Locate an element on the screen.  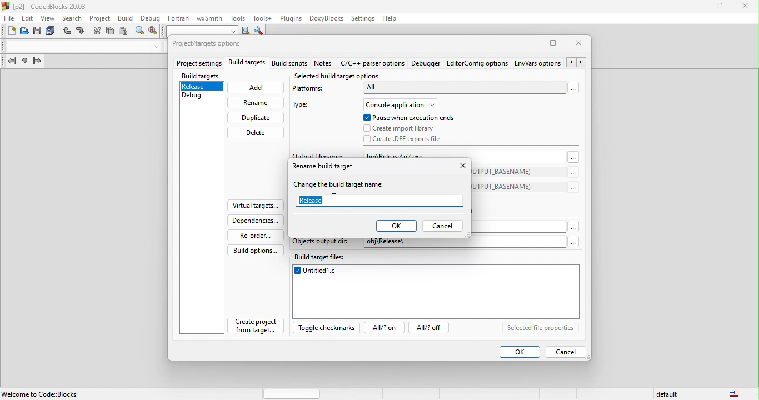
dependencies is located at coordinates (253, 220).